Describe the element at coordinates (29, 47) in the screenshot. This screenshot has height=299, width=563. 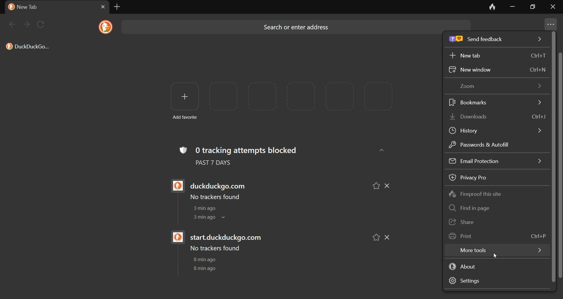
I see `DuckDuckGo.` at that location.